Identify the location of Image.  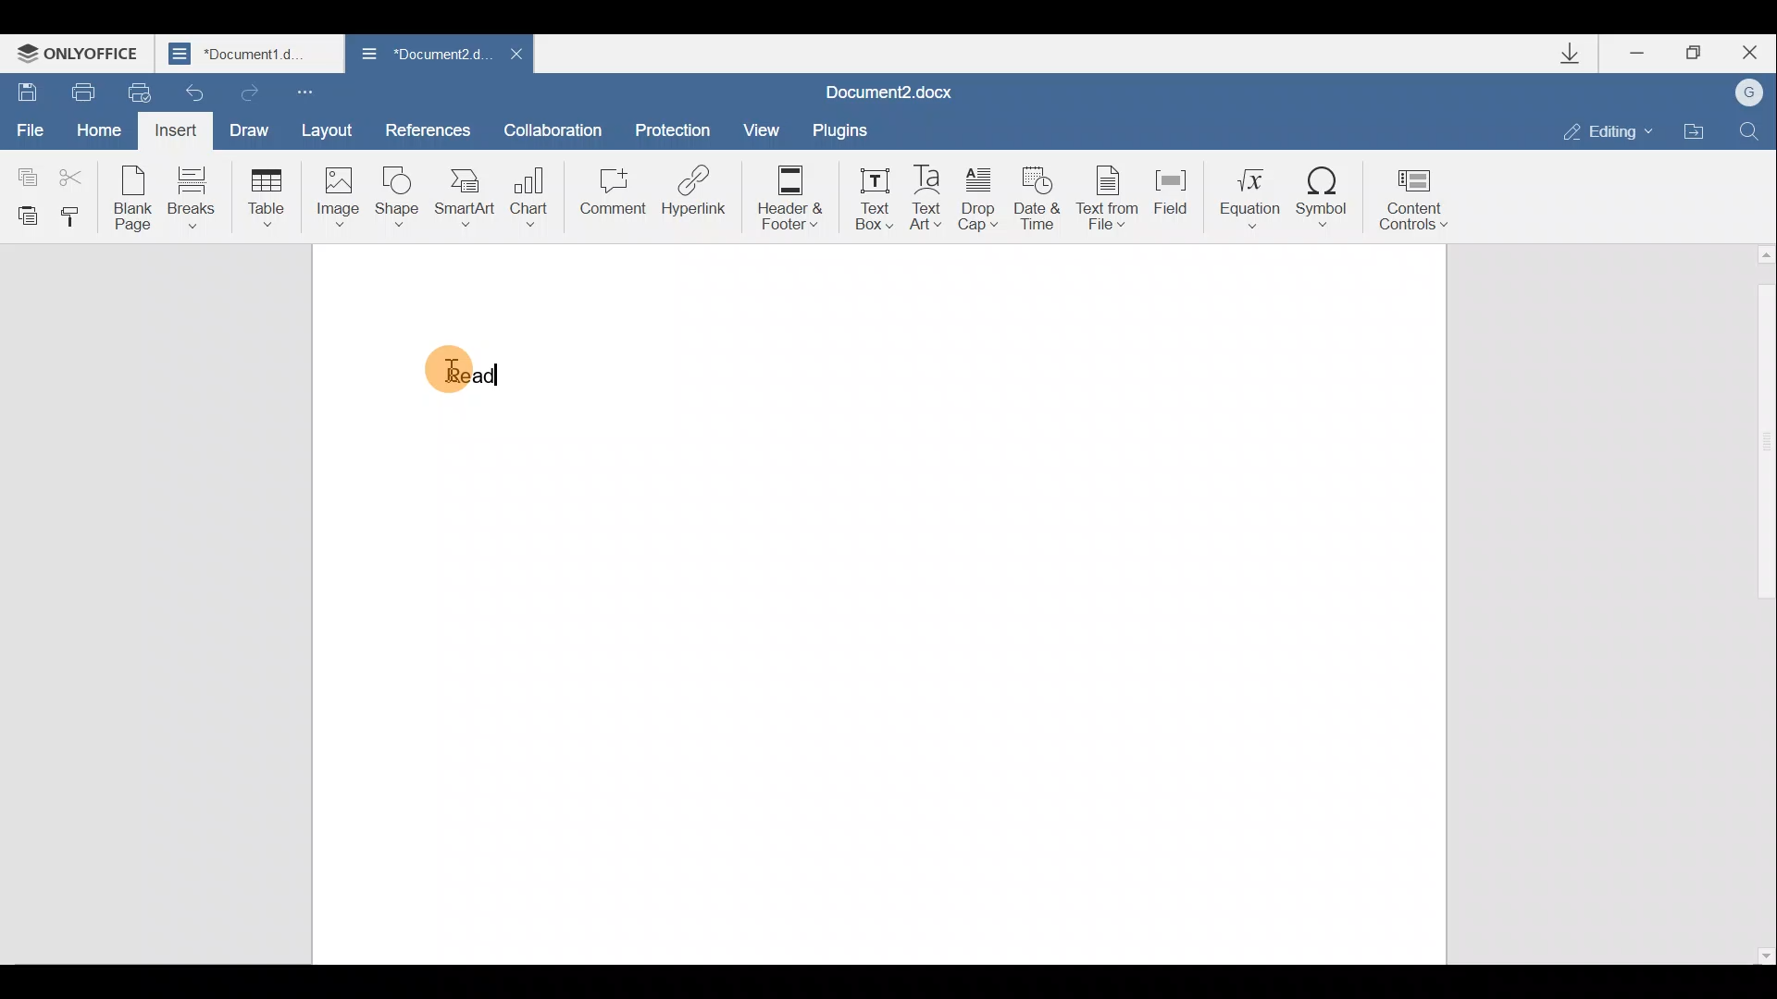
(337, 196).